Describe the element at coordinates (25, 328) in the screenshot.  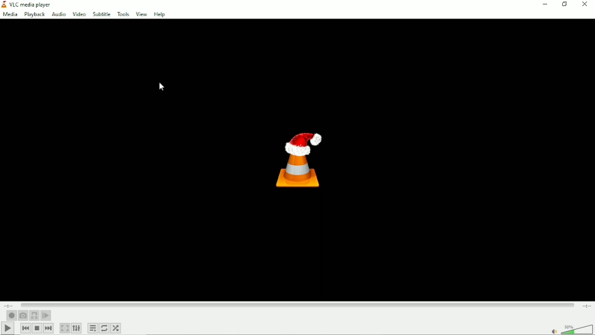
I see `Previous` at that location.